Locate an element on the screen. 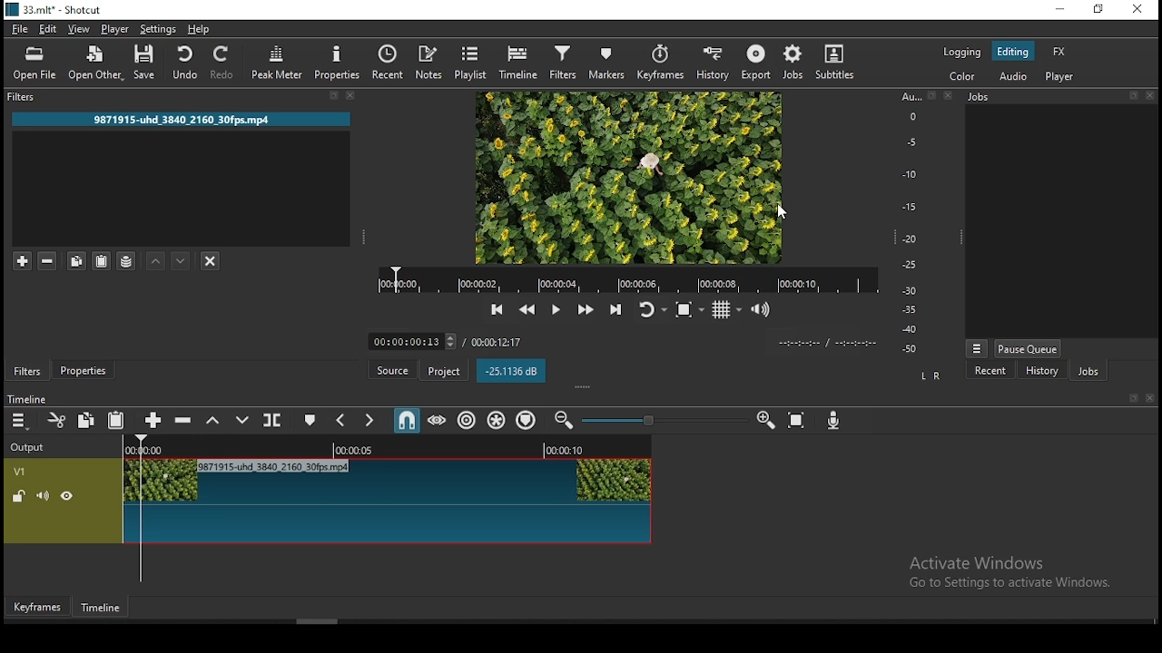  settings is located at coordinates (156, 29).